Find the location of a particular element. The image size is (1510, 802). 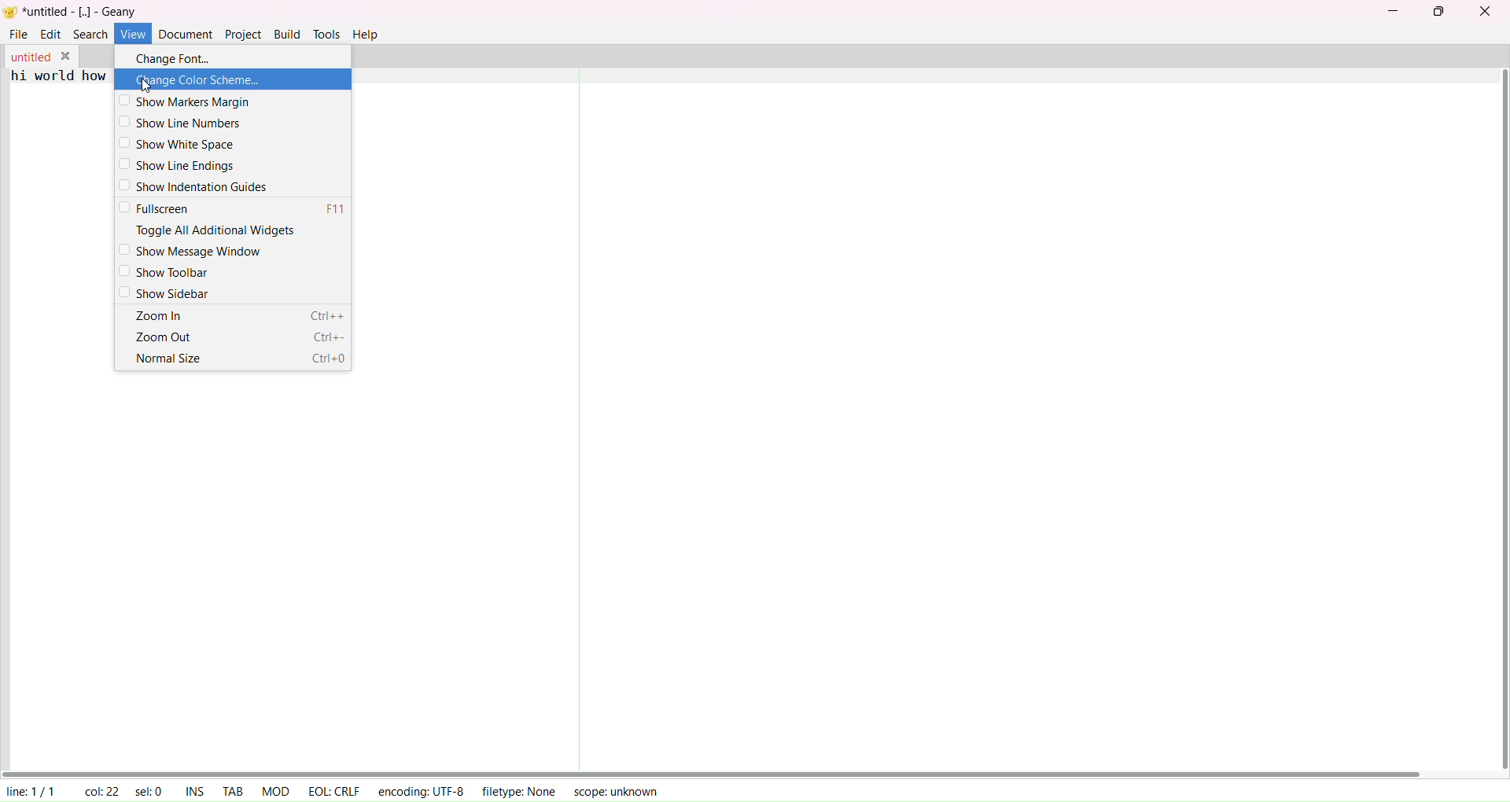

build is located at coordinates (289, 33).